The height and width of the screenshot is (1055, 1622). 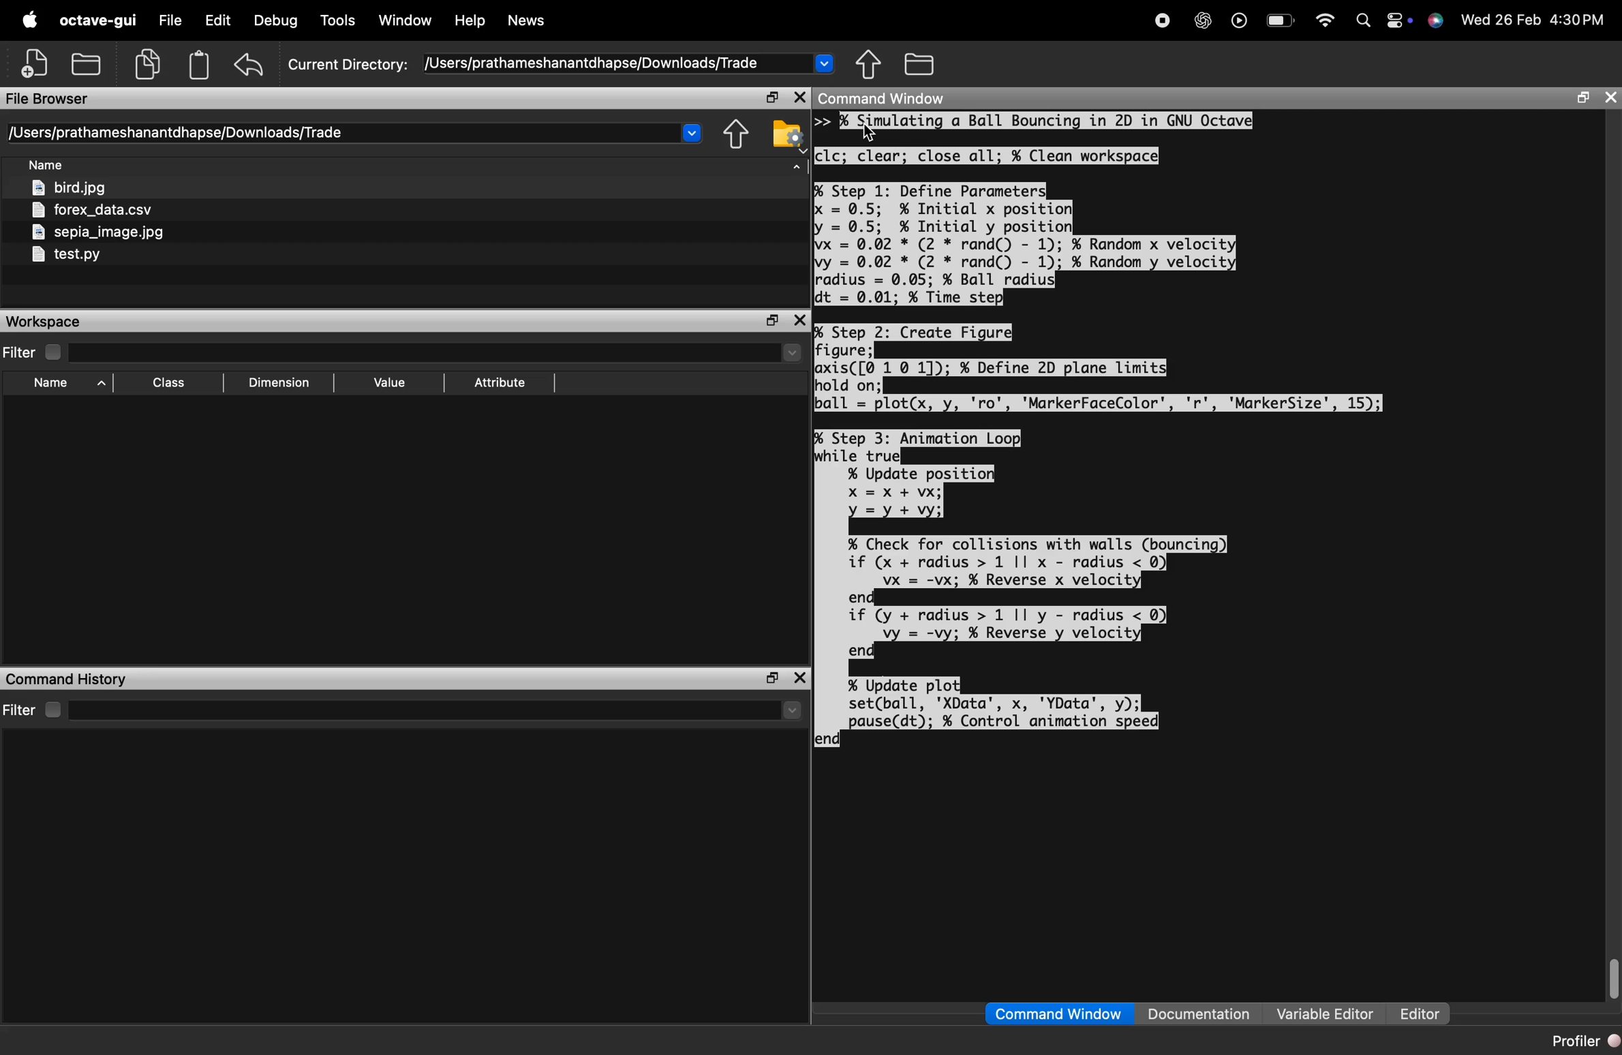 I want to click on copy, so click(x=149, y=64).